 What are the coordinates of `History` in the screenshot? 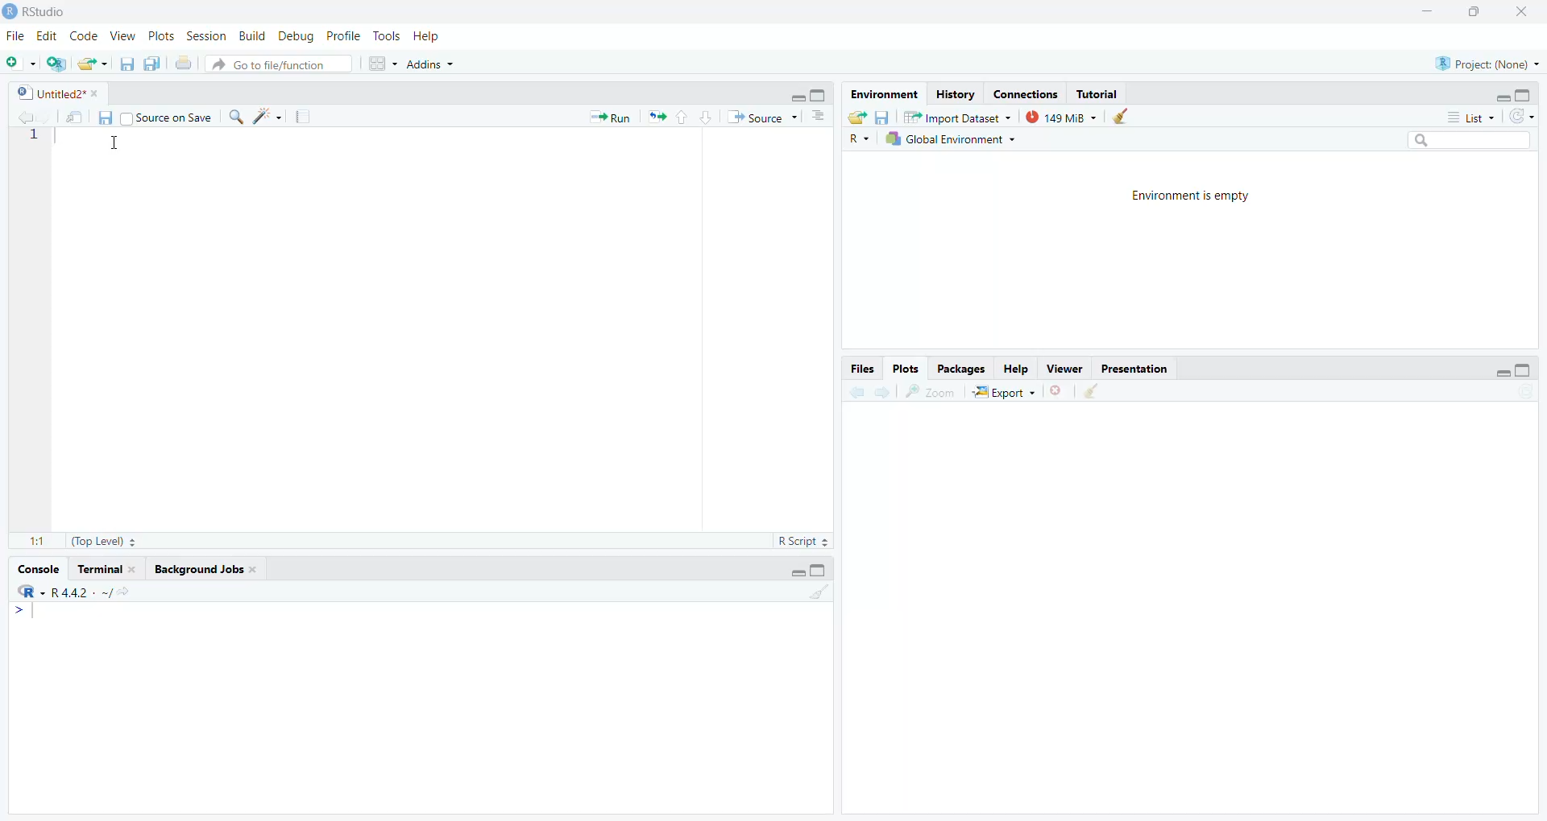 It's located at (957, 95).